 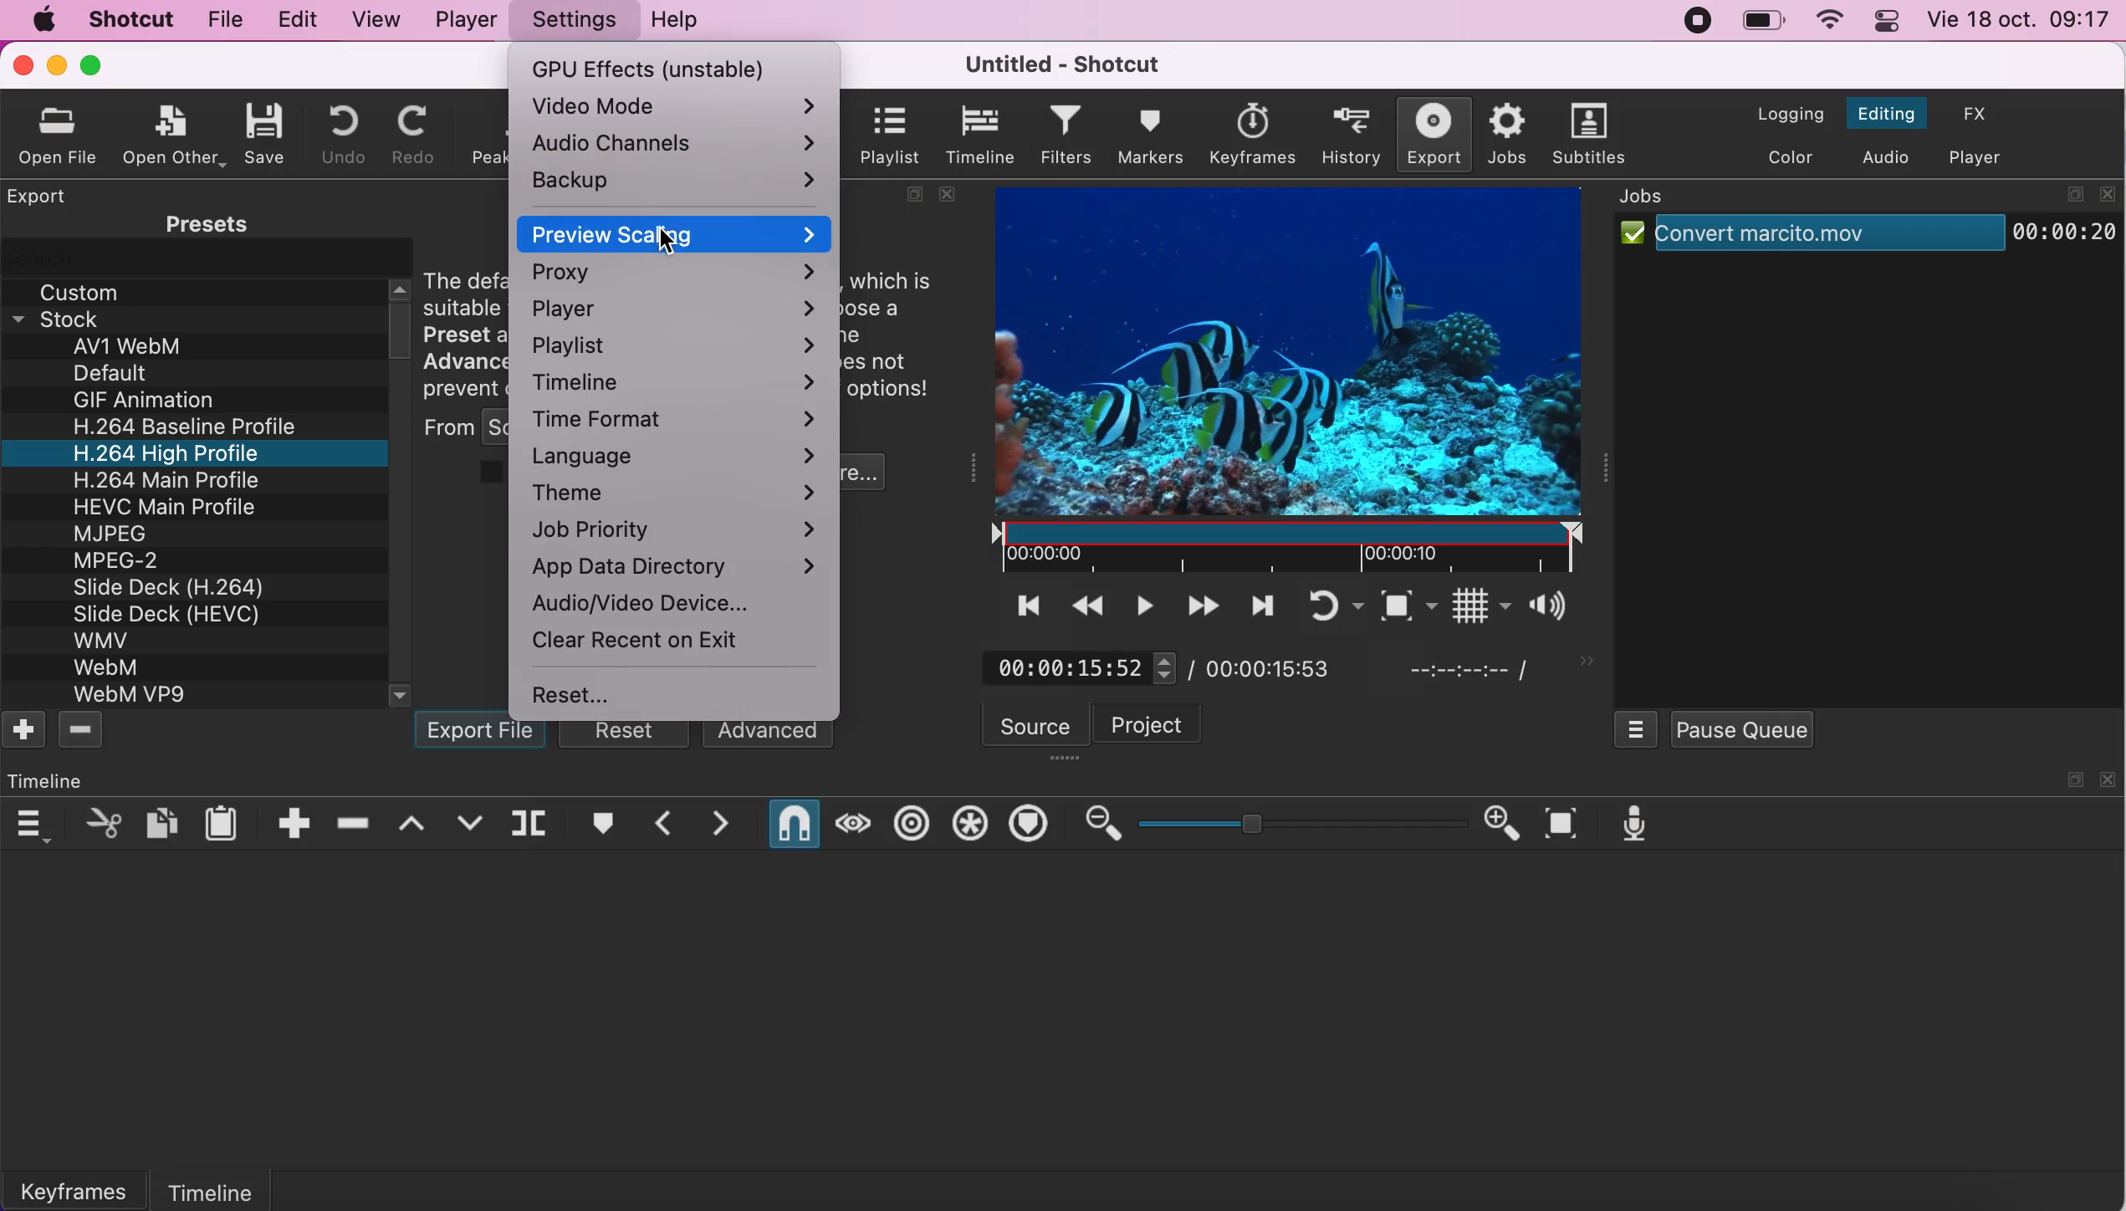 What do you see at coordinates (176, 133) in the screenshot?
I see `open other` at bounding box center [176, 133].